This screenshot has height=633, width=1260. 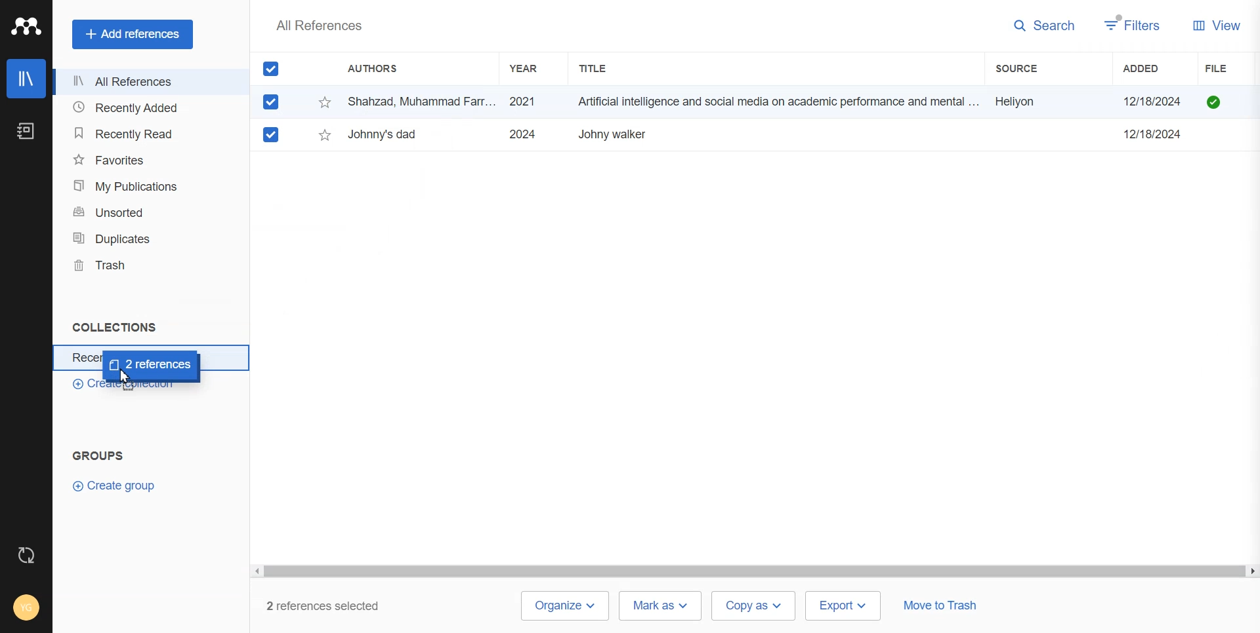 I want to click on Add references, so click(x=133, y=34).